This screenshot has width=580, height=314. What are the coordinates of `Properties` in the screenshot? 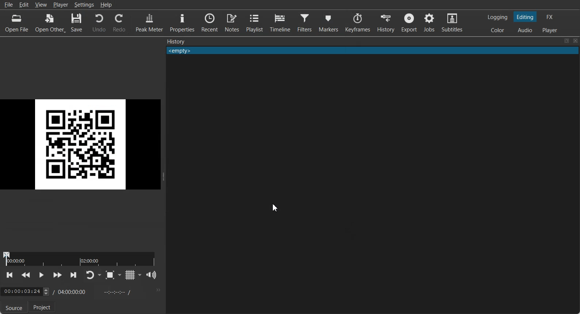 It's located at (182, 22).